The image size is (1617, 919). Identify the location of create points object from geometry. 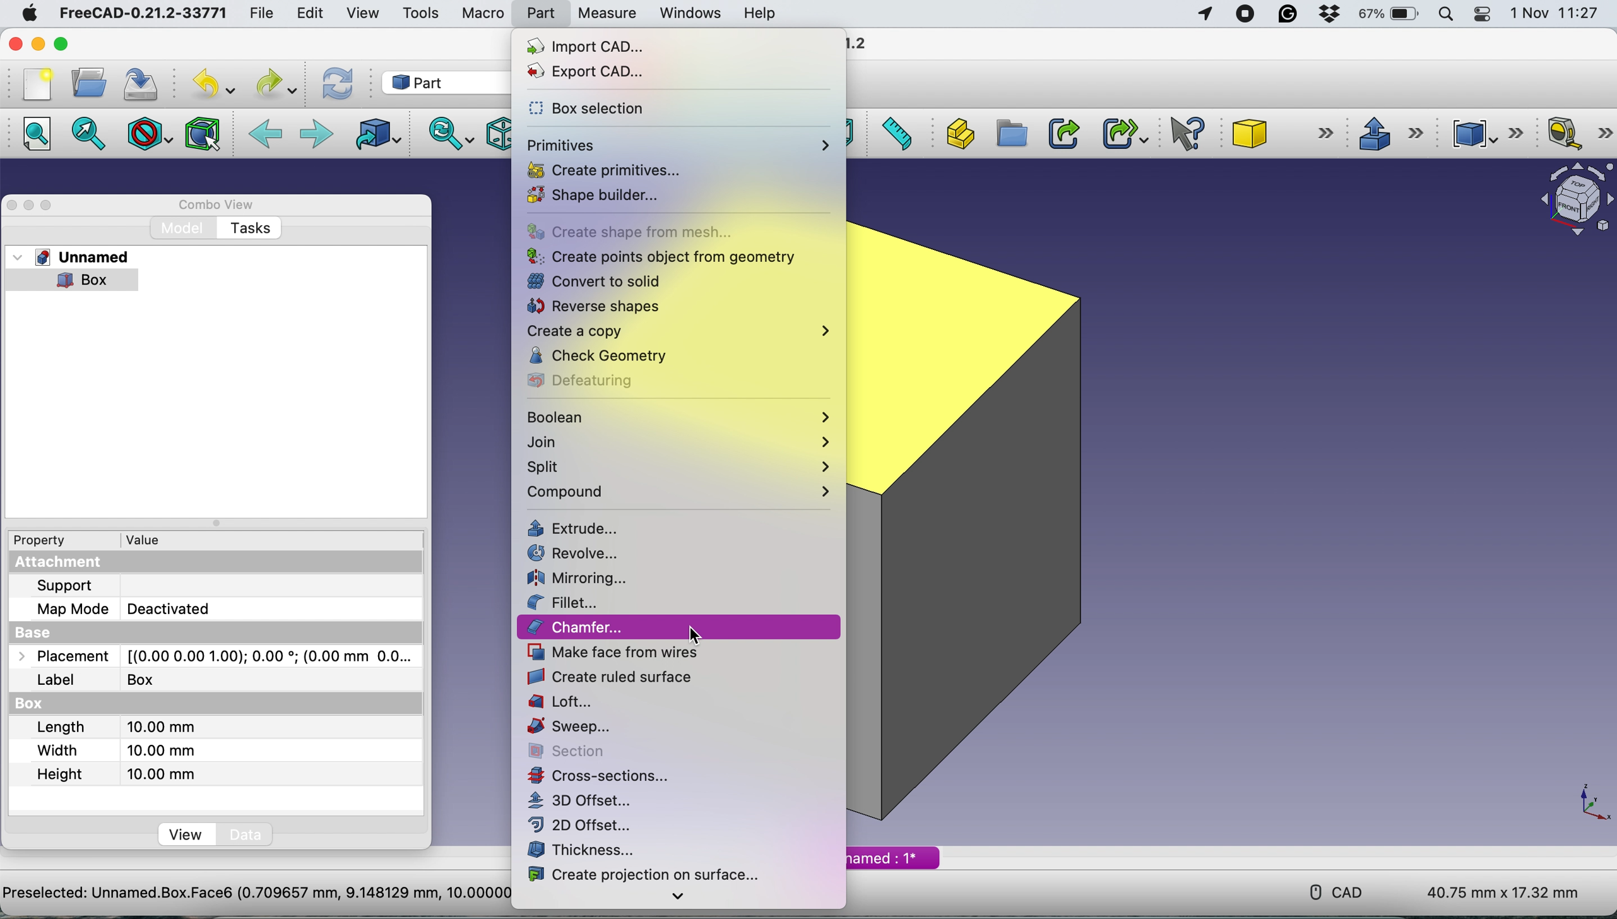
(665, 257).